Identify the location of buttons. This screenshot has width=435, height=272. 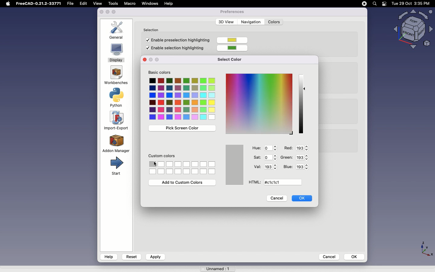
(155, 59).